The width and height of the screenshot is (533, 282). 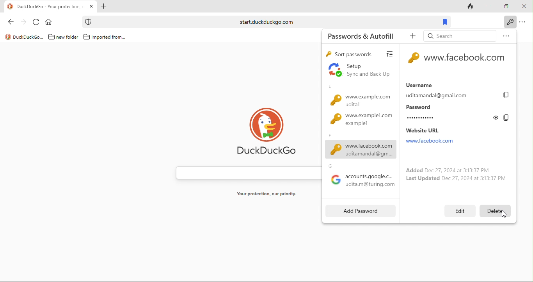 I want to click on copy, so click(x=506, y=118).